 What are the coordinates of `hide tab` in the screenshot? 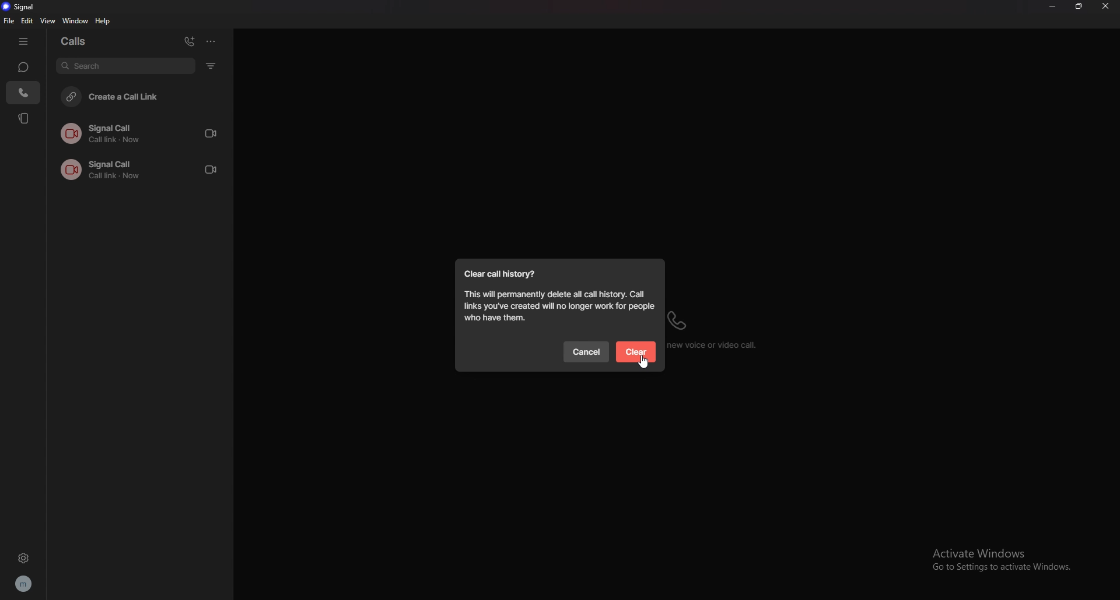 It's located at (24, 40).